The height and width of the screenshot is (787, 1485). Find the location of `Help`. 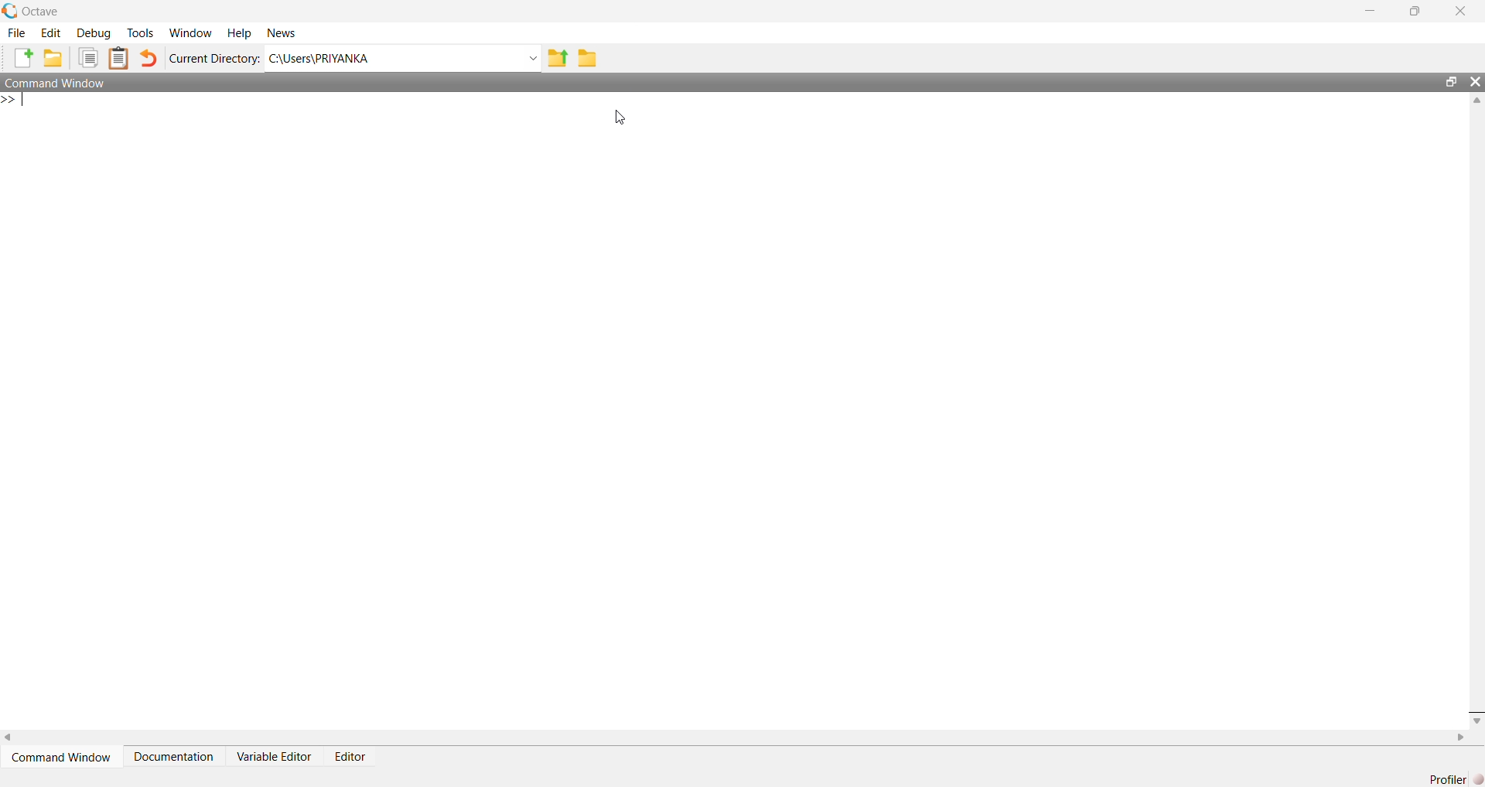

Help is located at coordinates (238, 34).